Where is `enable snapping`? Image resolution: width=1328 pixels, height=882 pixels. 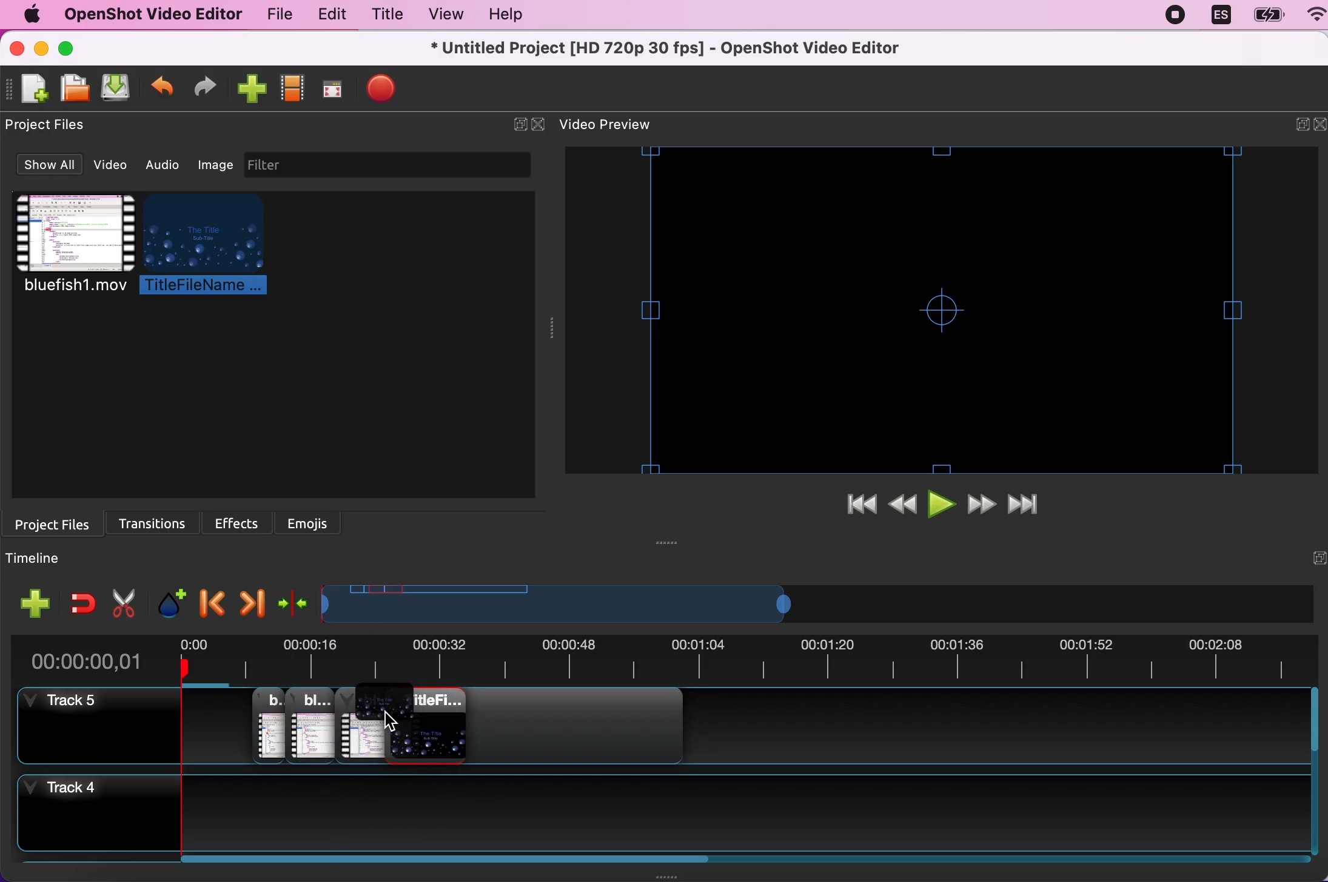
enable snapping is located at coordinates (82, 603).